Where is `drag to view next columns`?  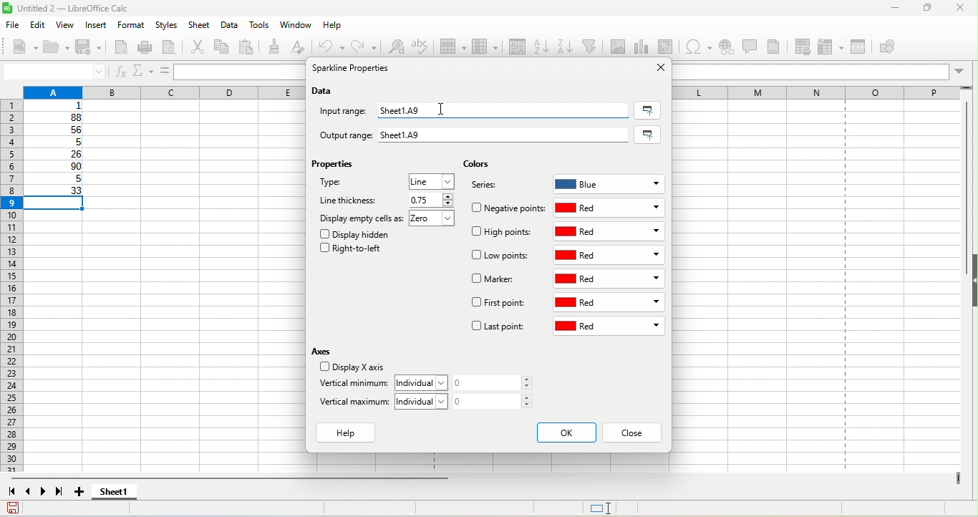 drag to view next columns is located at coordinates (959, 478).